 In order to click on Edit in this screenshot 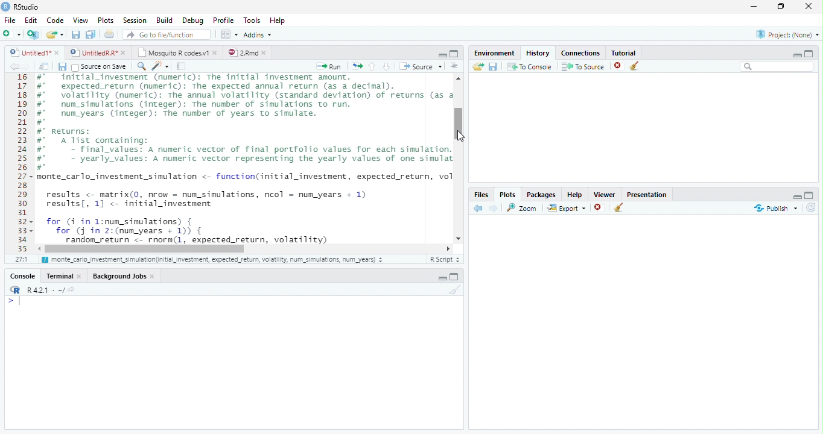, I will do `click(30, 19)`.